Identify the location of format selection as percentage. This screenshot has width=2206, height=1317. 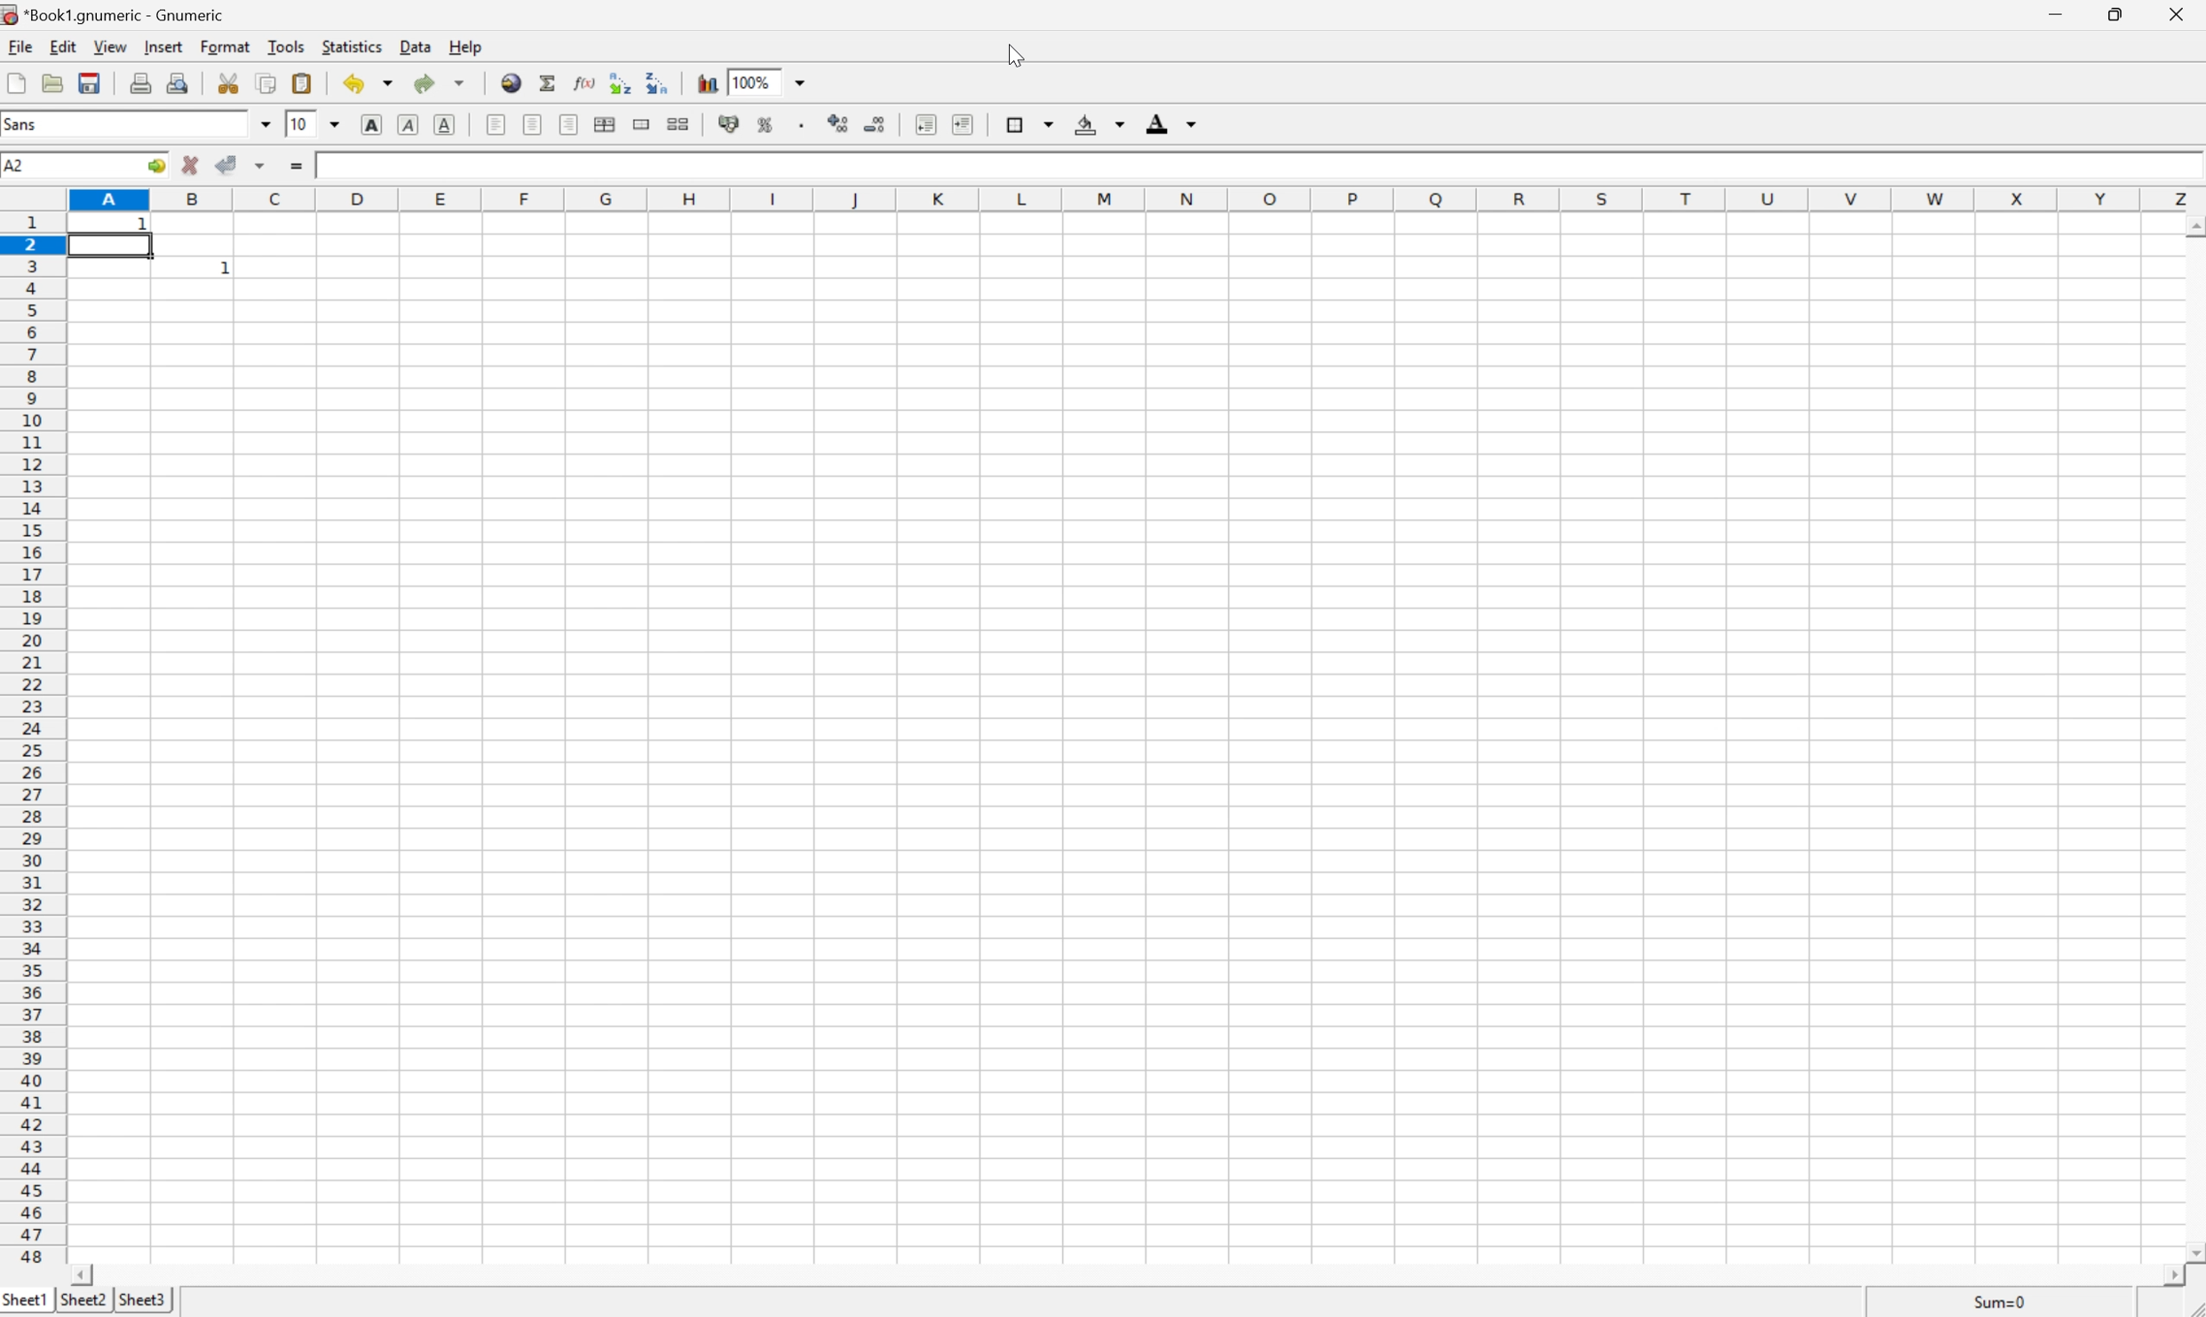
(768, 123).